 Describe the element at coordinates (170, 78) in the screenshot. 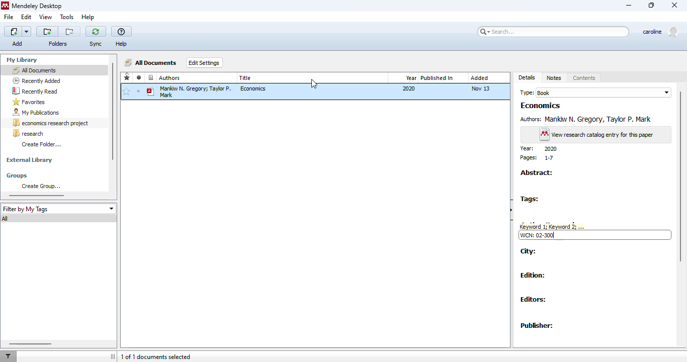

I see `authors` at that location.